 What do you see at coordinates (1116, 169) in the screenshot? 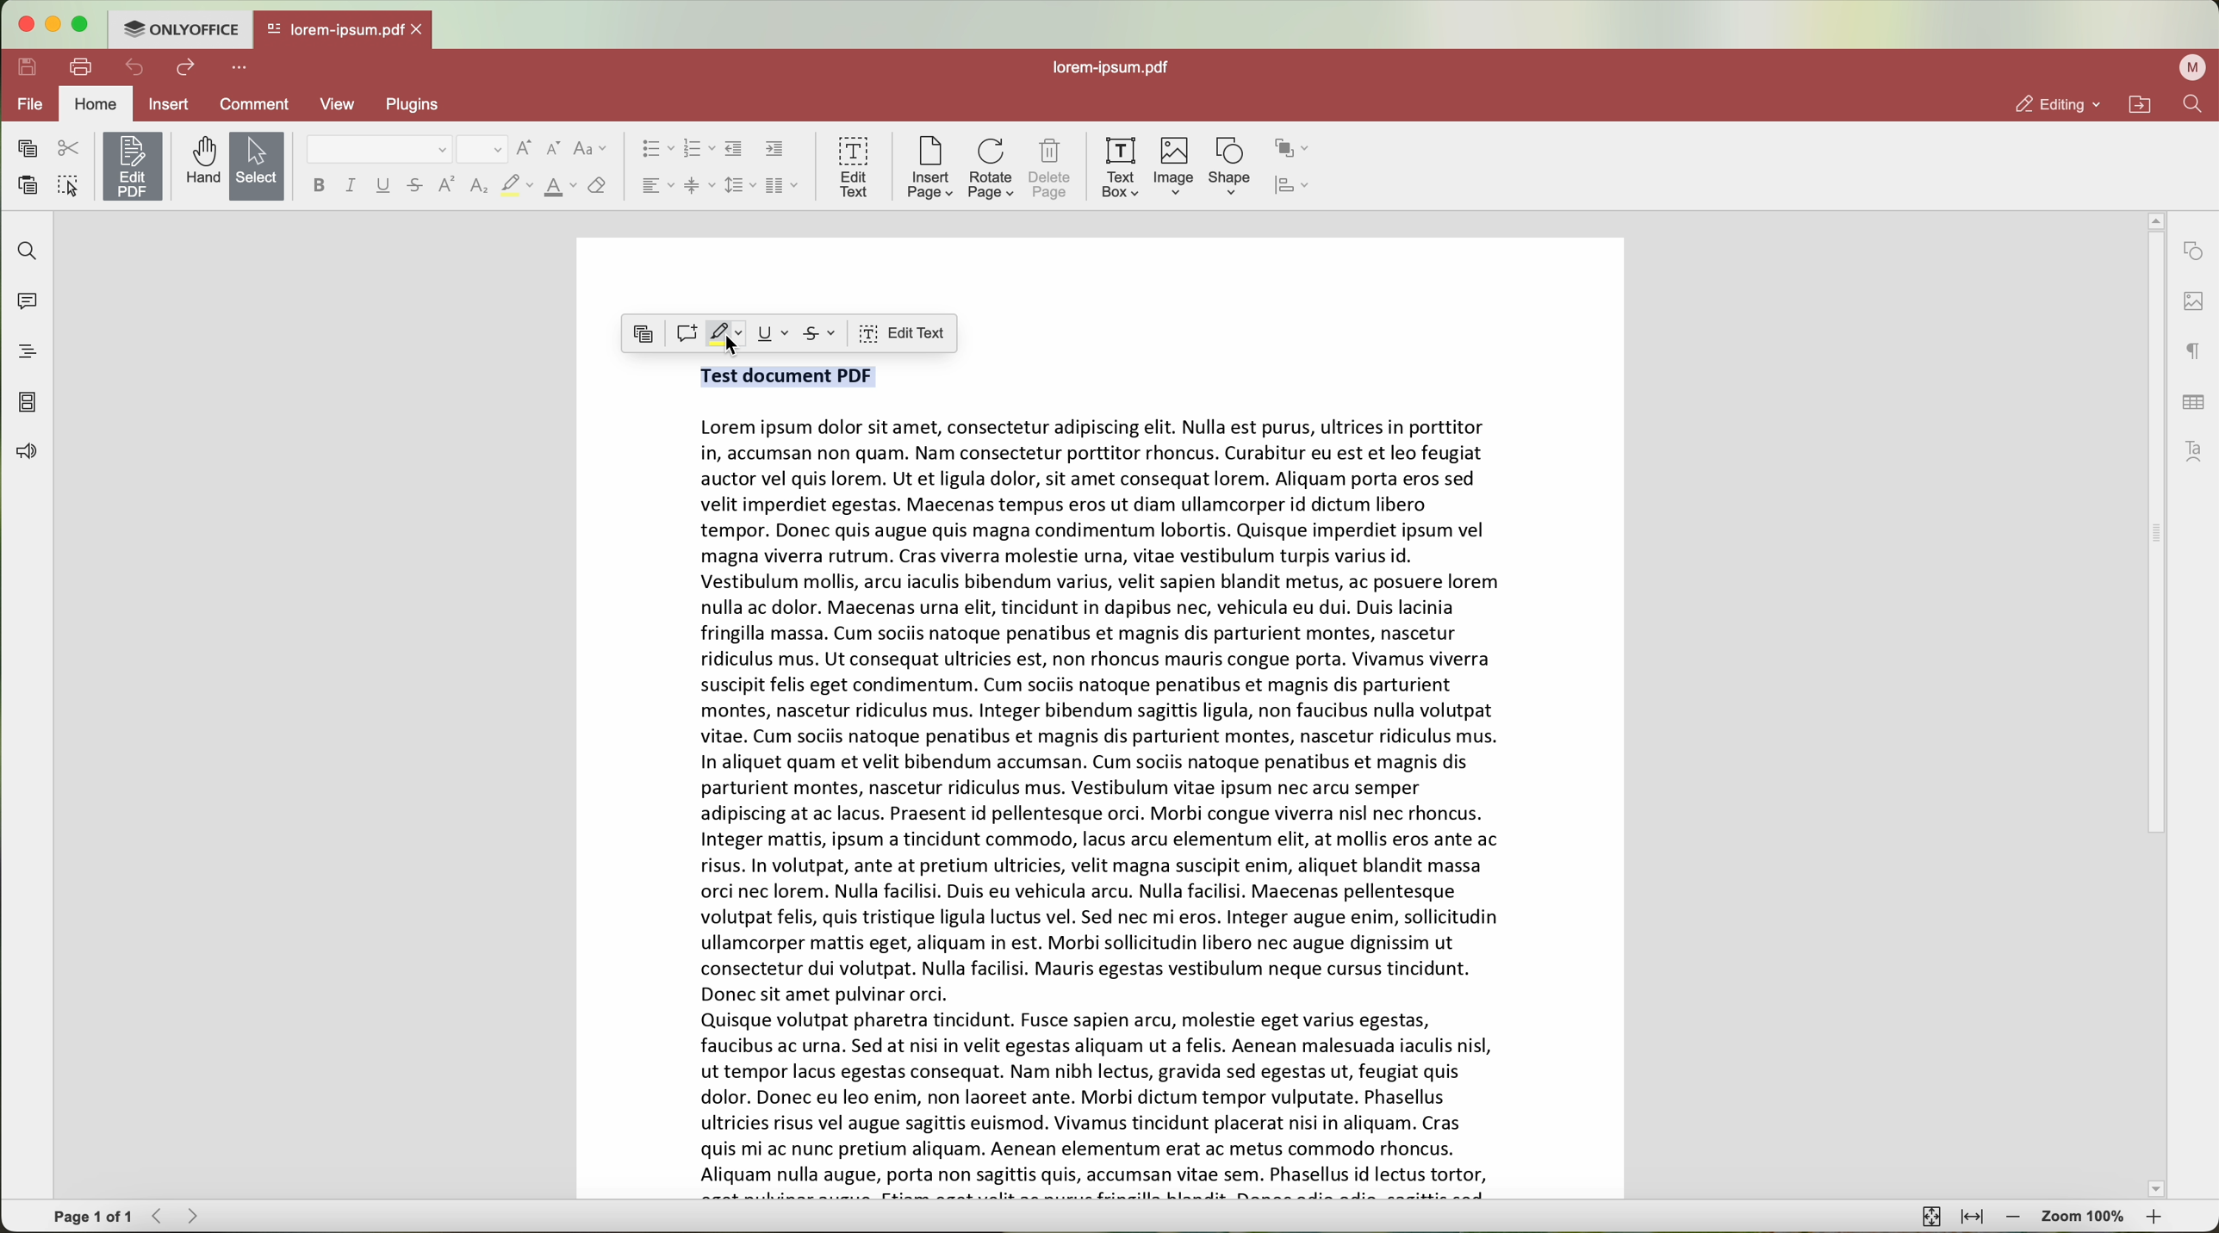
I see `text box` at bounding box center [1116, 169].